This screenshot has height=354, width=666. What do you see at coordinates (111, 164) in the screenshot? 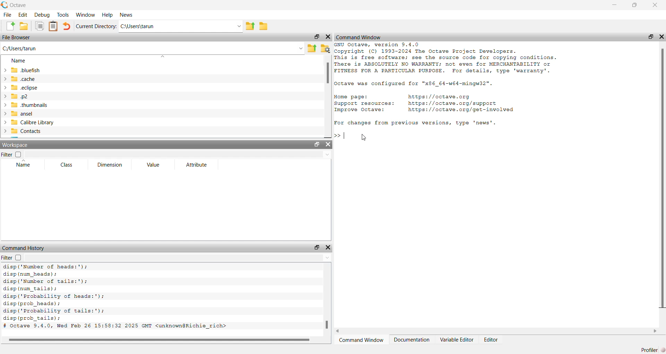
I see `Dimension` at bounding box center [111, 164].